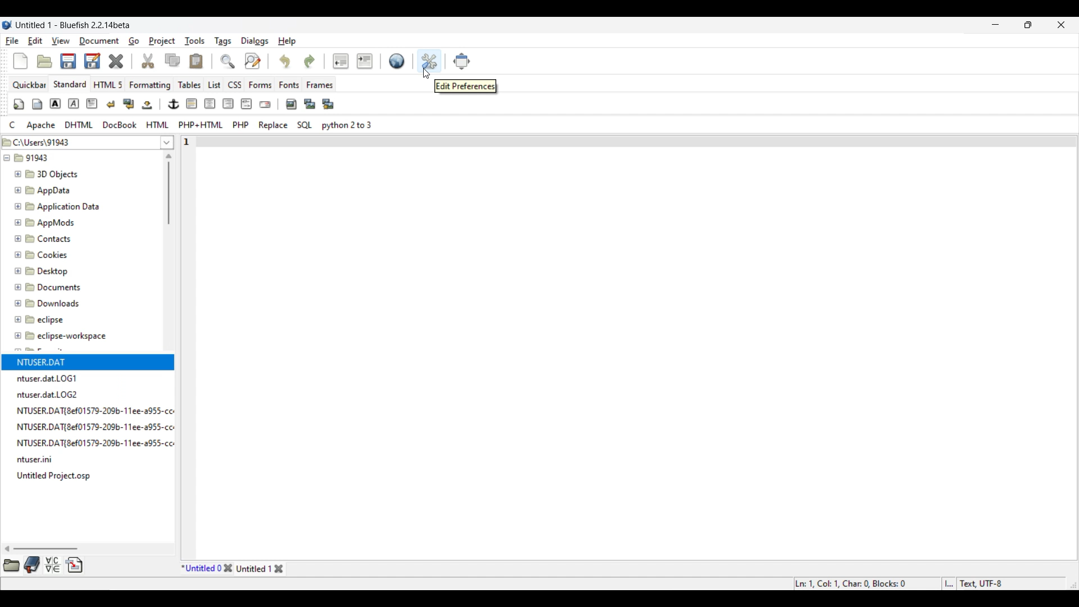 The height and width of the screenshot is (607, 1079). Describe the element at coordinates (48, 174) in the screenshot. I see `3D Objects` at that location.